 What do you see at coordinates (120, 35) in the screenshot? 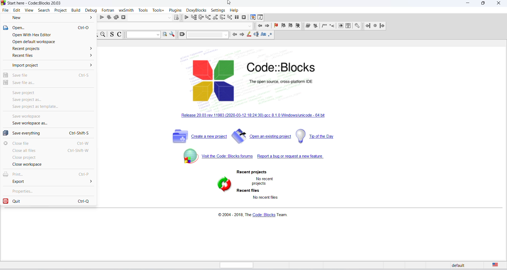
I see `toggle comments` at bounding box center [120, 35].